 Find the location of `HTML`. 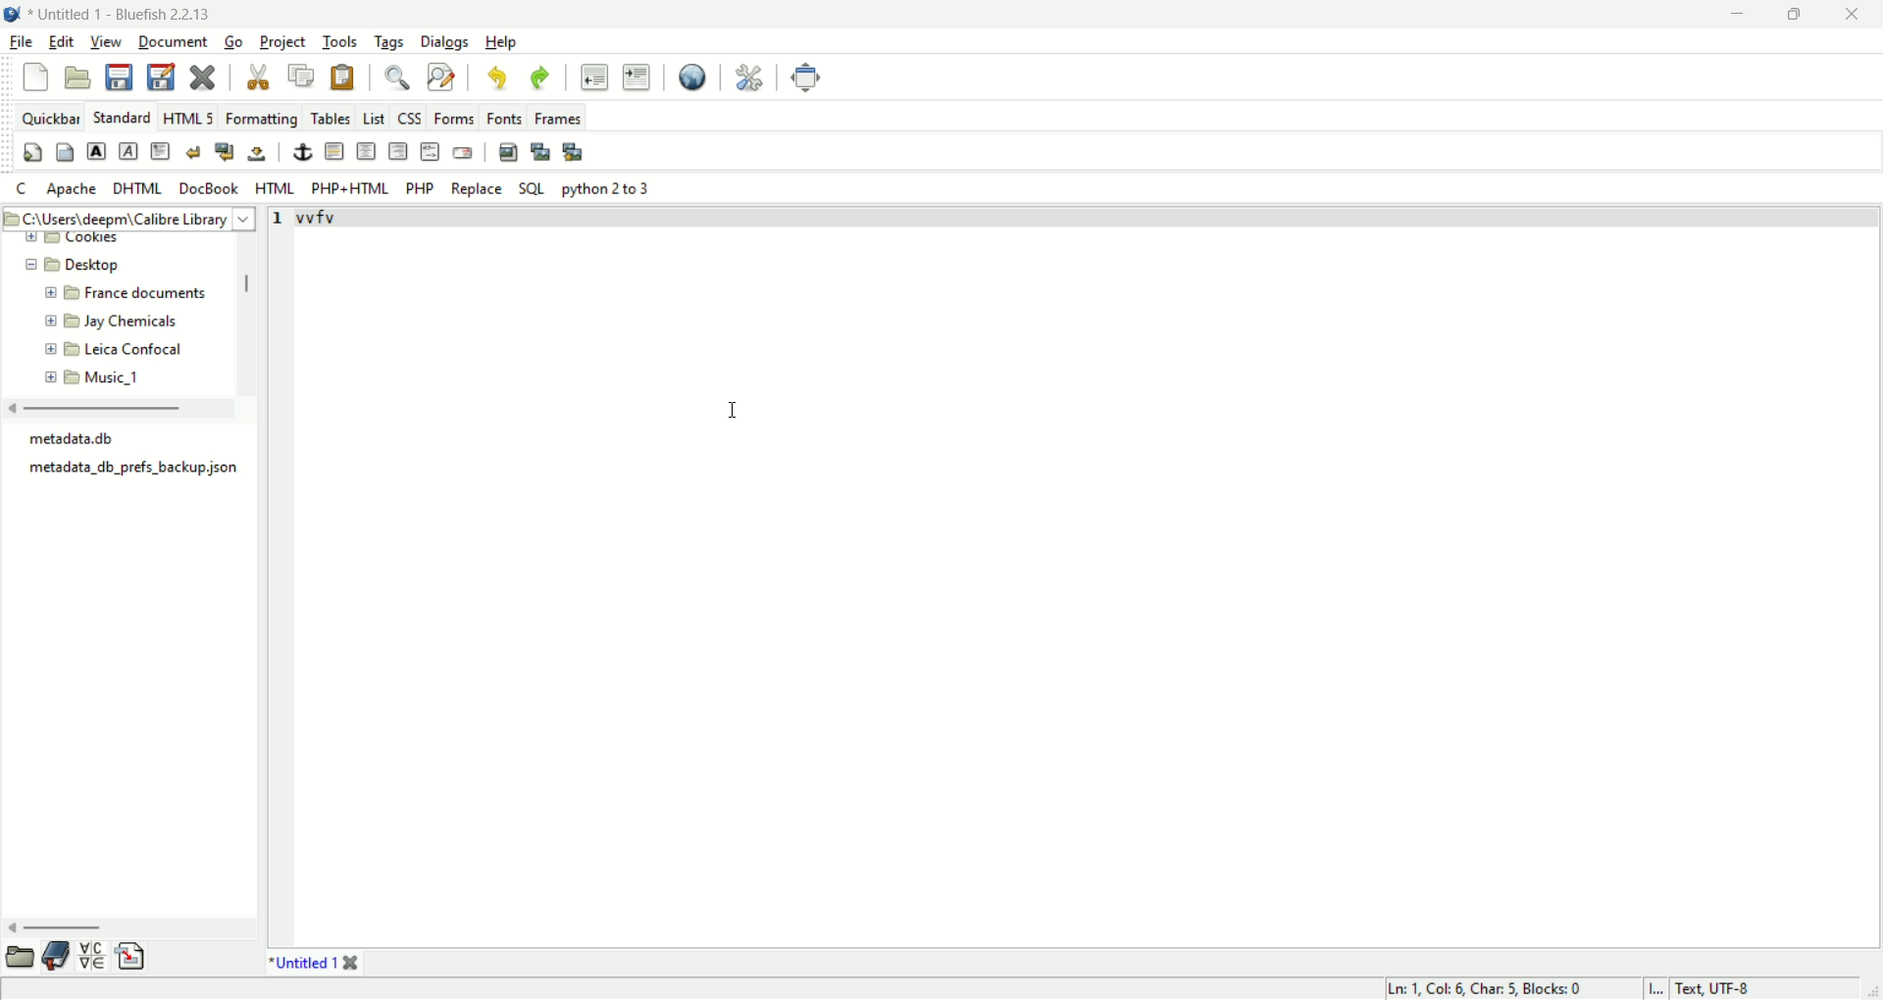

HTML is located at coordinates (277, 187).